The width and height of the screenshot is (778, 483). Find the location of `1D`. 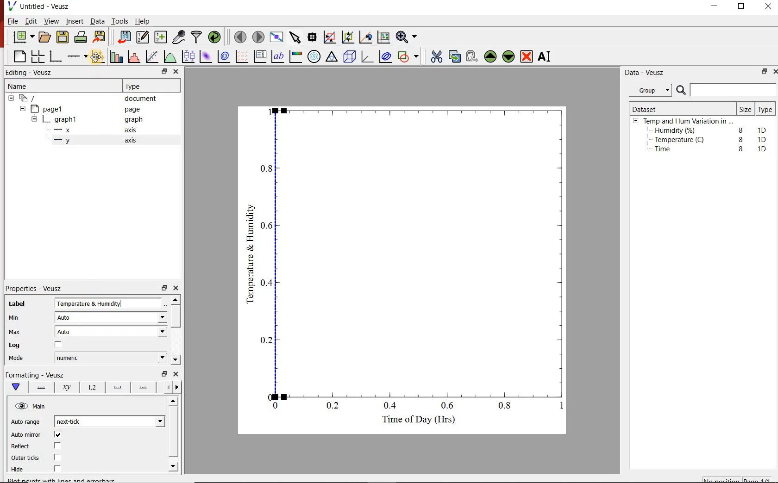

1D is located at coordinates (765, 139).